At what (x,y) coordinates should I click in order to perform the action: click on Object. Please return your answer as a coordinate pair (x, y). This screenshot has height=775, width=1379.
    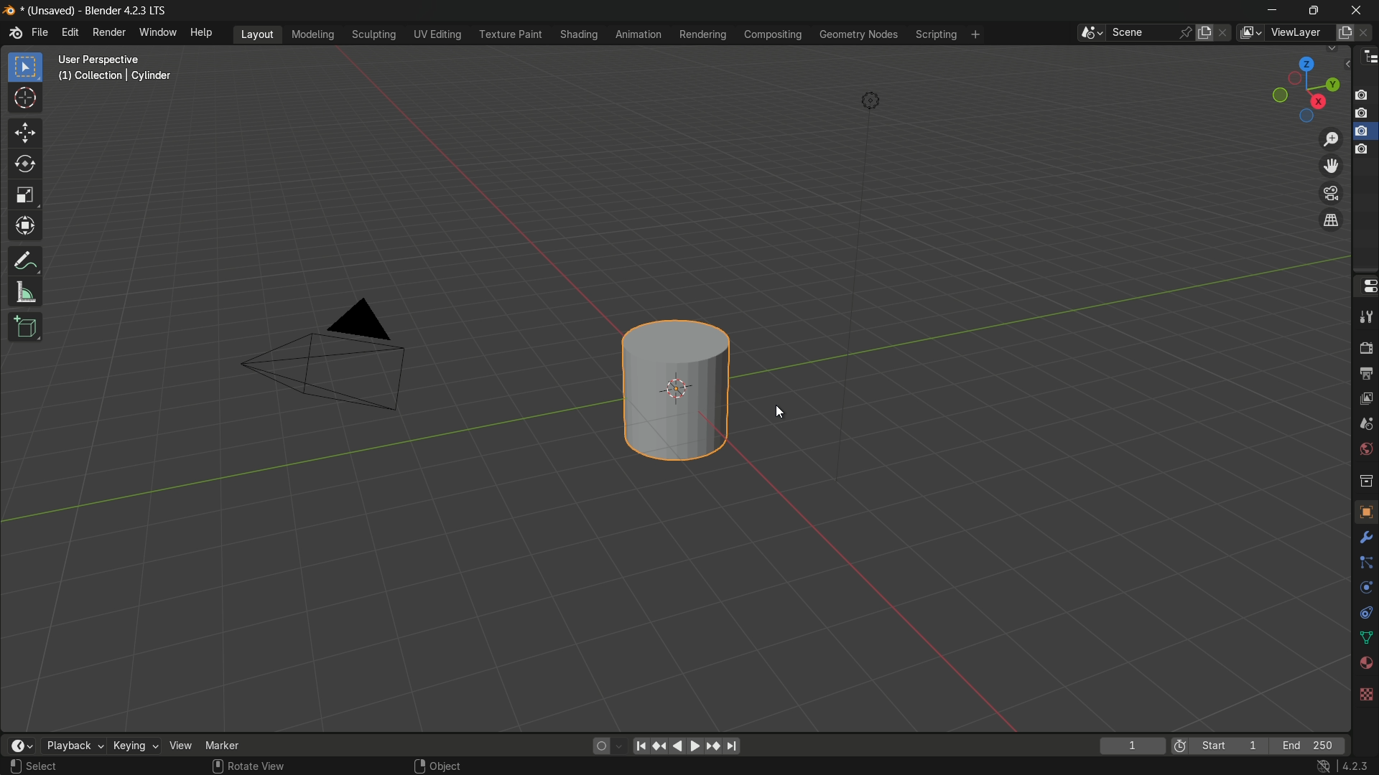
    Looking at the image, I should click on (450, 765).